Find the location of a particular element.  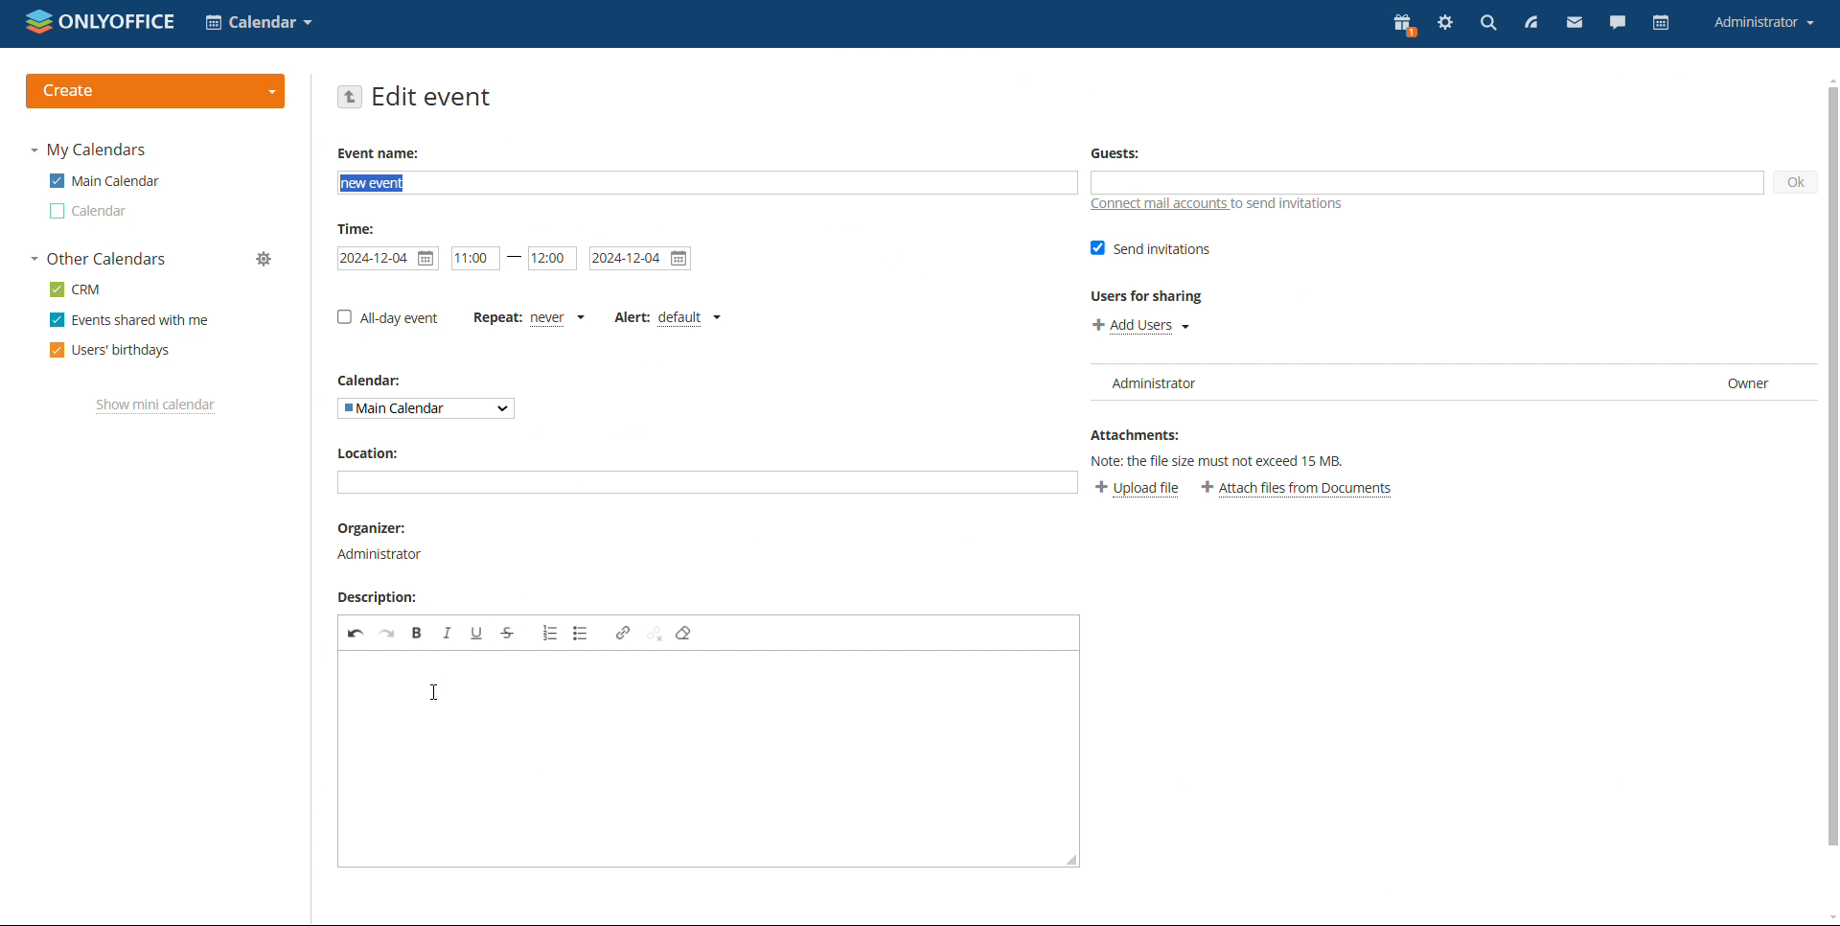

go back is located at coordinates (351, 97).